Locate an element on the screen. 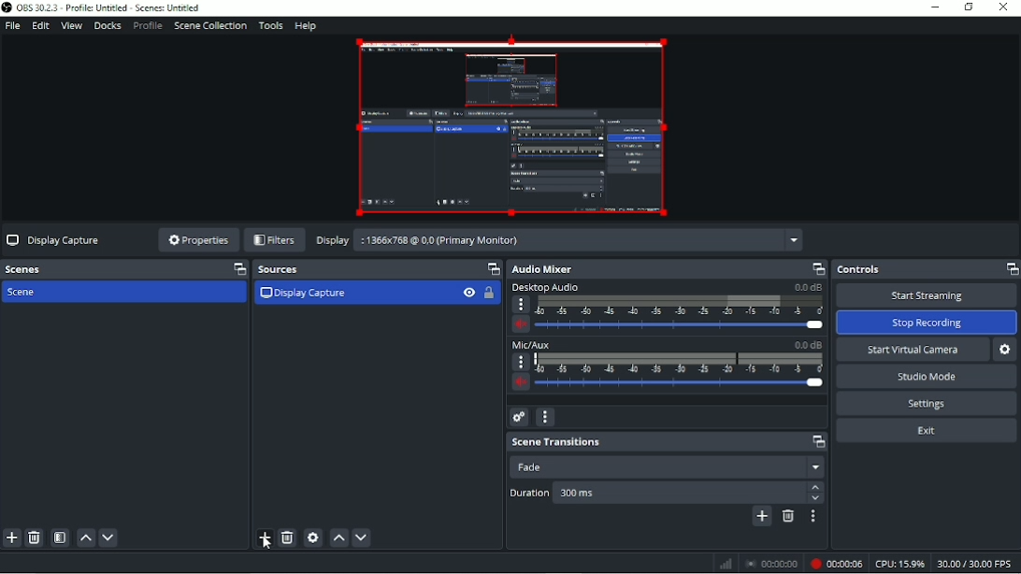  Start streaming is located at coordinates (925, 296).